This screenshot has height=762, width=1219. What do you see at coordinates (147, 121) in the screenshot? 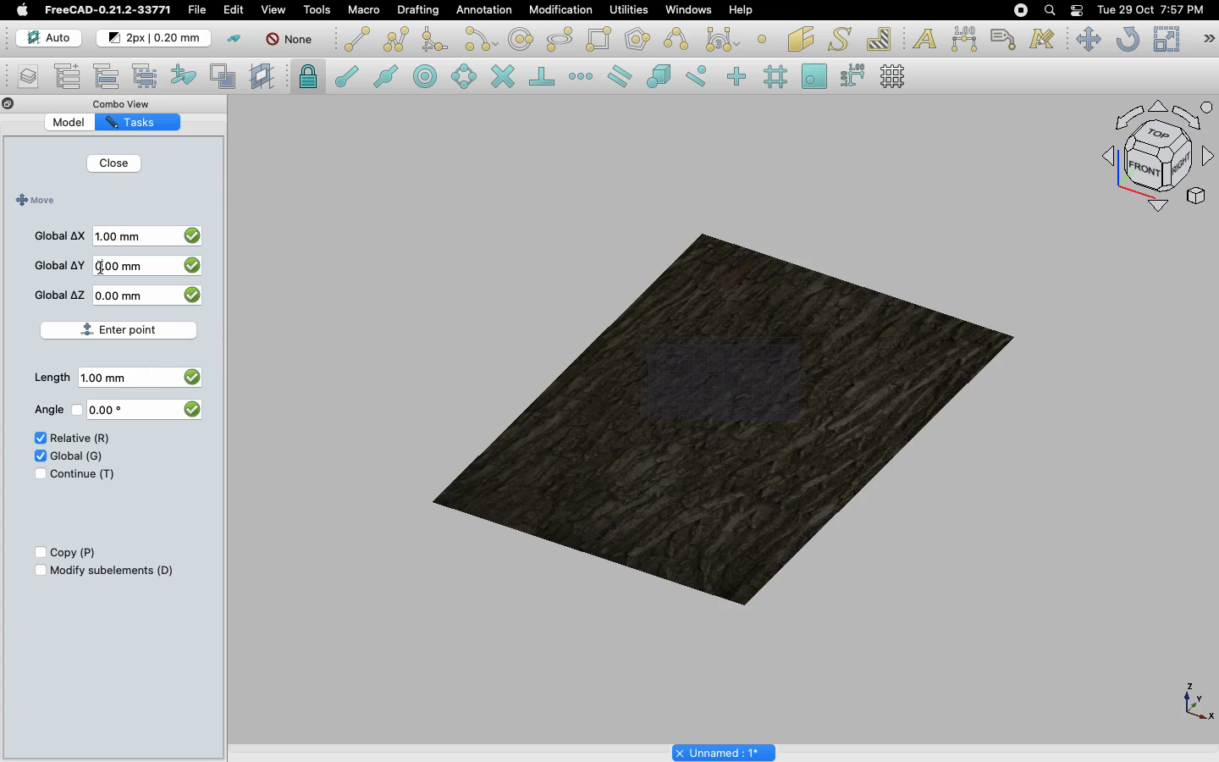
I see `Tasks` at bounding box center [147, 121].